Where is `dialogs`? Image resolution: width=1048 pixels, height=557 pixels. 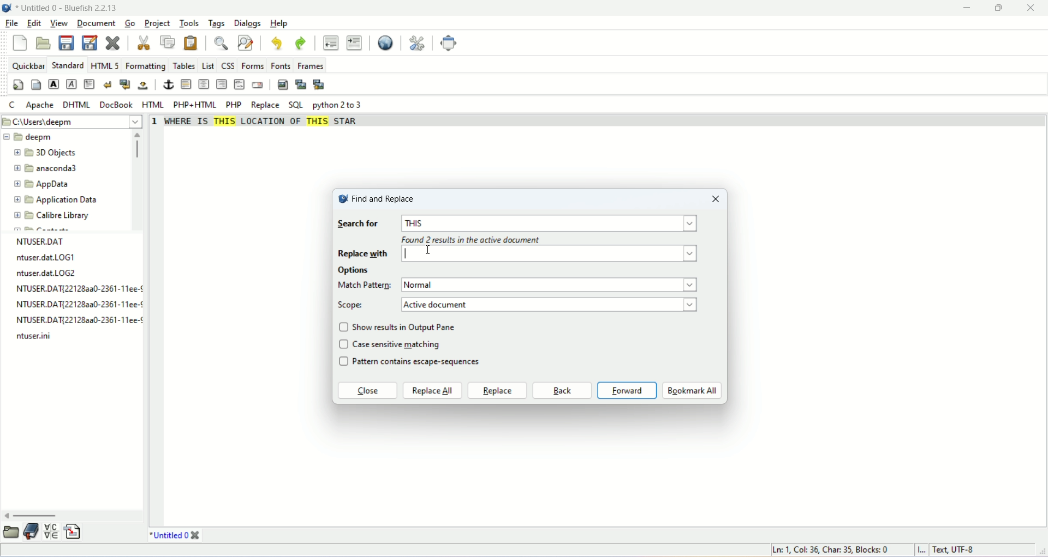
dialogs is located at coordinates (247, 23).